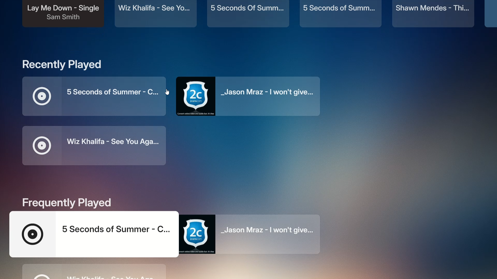 The height and width of the screenshot is (279, 497). Describe the element at coordinates (435, 14) in the screenshot. I see `Shawn Mendes` at that location.